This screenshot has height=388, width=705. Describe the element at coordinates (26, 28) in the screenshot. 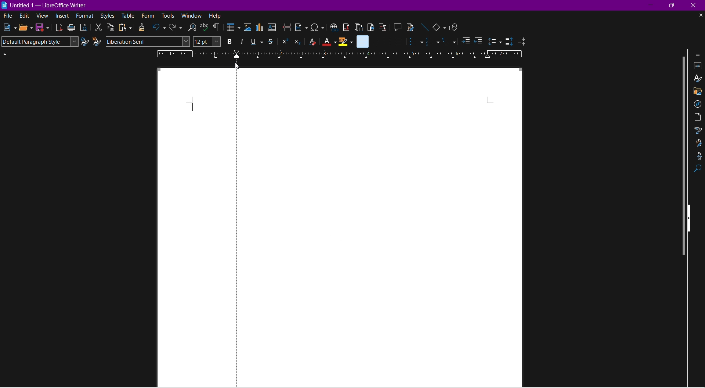

I see `Open` at that location.